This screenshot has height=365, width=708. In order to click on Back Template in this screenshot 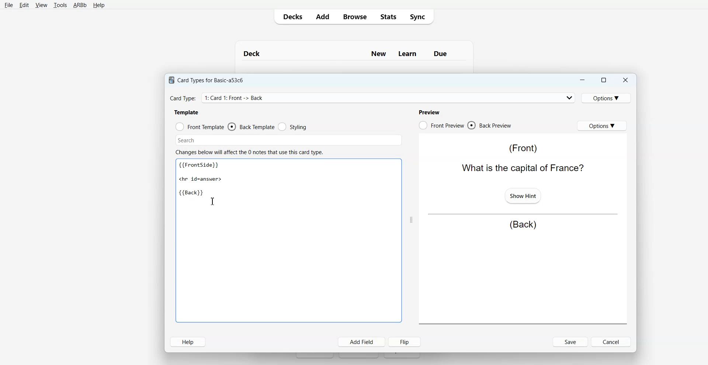, I will do `click(251, 127)`.